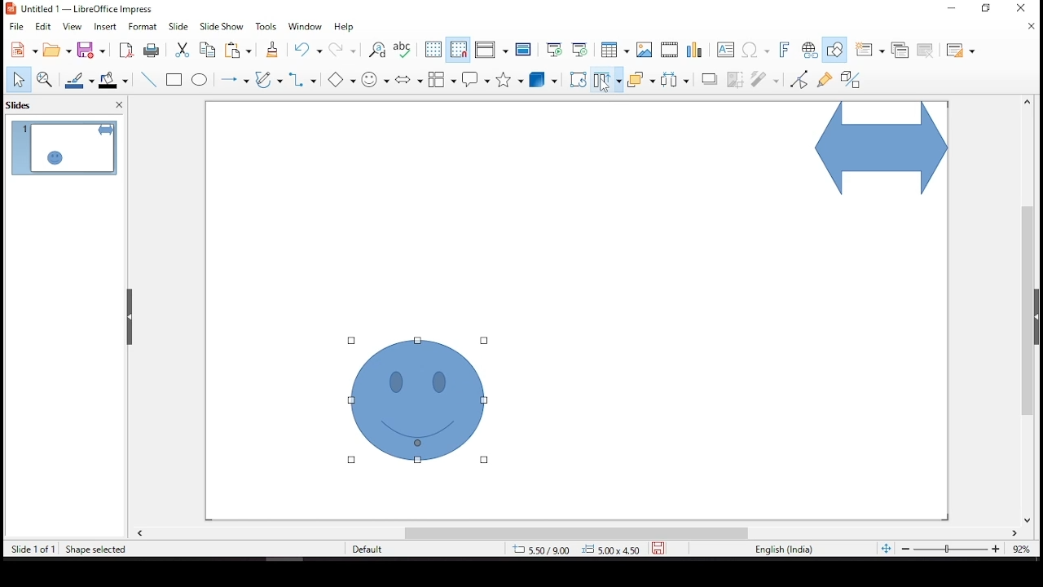  What do you see at coordinates (491, 51) in the screenshot?
I see `display views` at bounding box center [491, 51].